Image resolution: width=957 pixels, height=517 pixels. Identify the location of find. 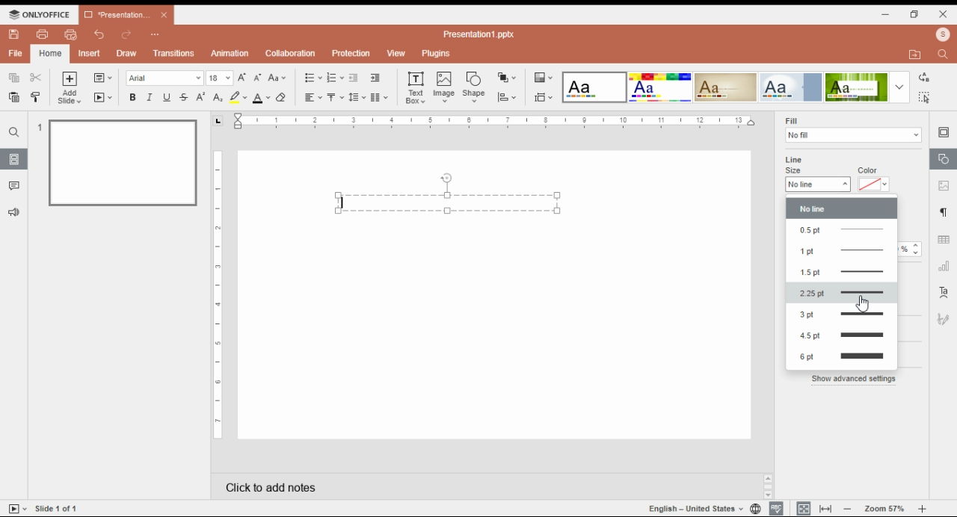
(926, 97).